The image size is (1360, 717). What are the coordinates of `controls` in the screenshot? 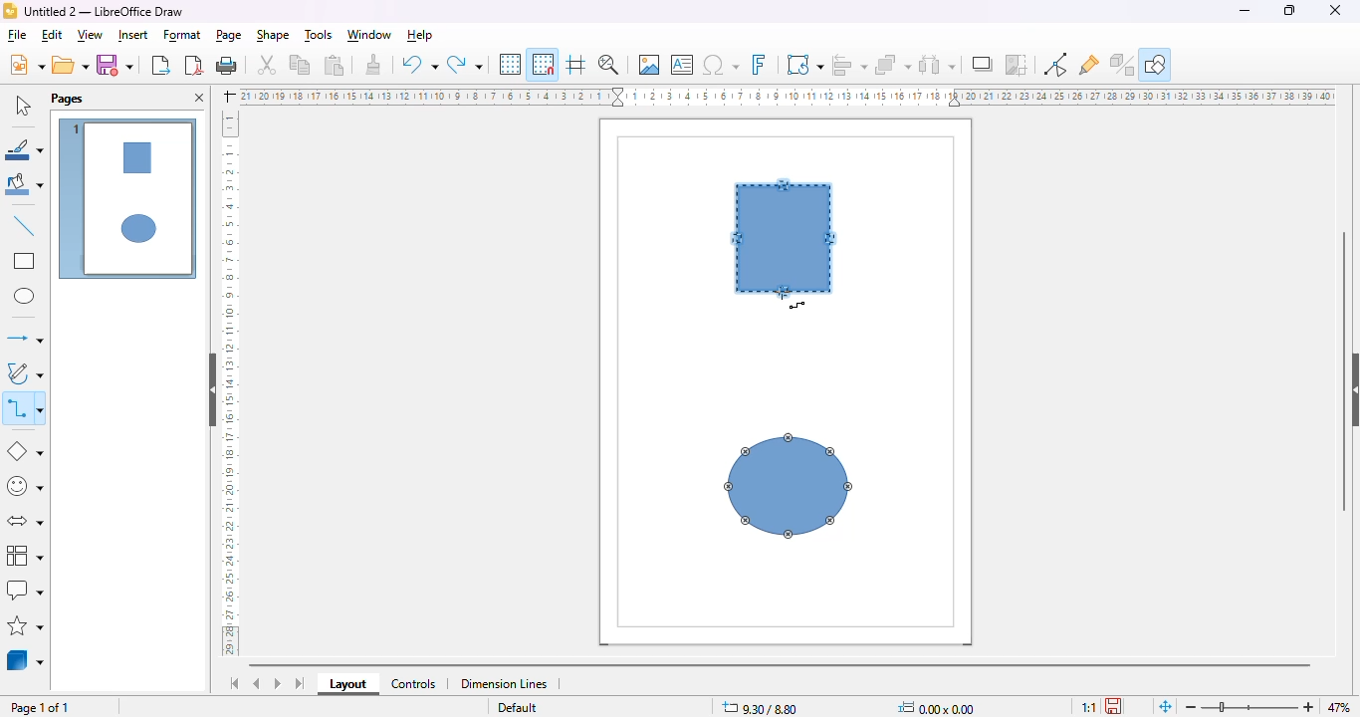 It's located at (414, 684).